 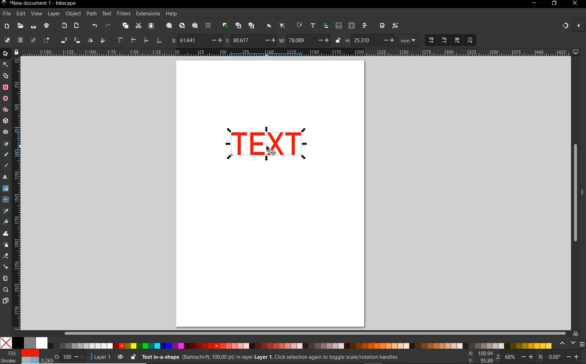 What do you see at coordinates (225, 25) in the screenshot?
I see `duplicate` at bounding box center [225, 25].